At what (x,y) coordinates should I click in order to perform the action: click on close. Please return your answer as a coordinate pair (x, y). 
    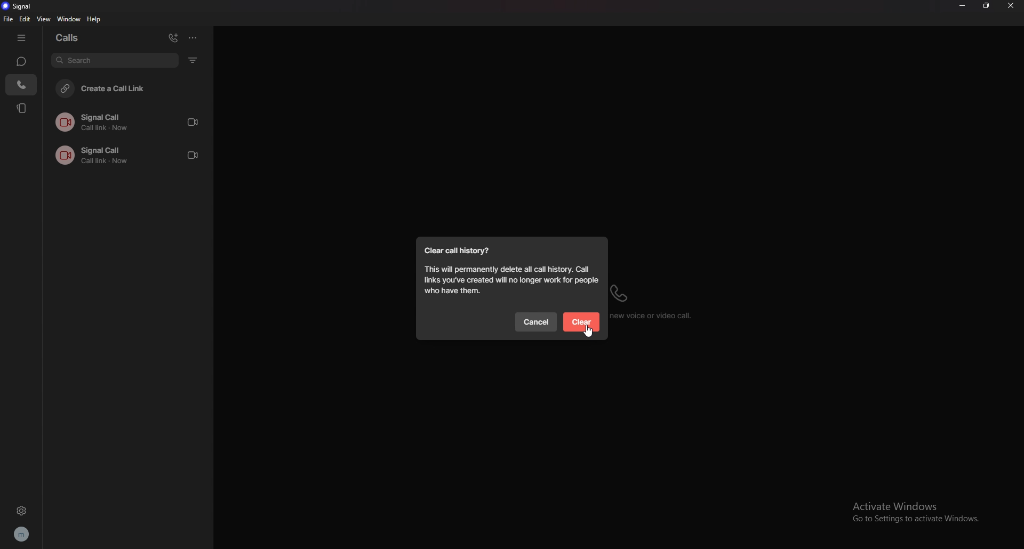
    Looking at the image, I should click on (1012, 6).